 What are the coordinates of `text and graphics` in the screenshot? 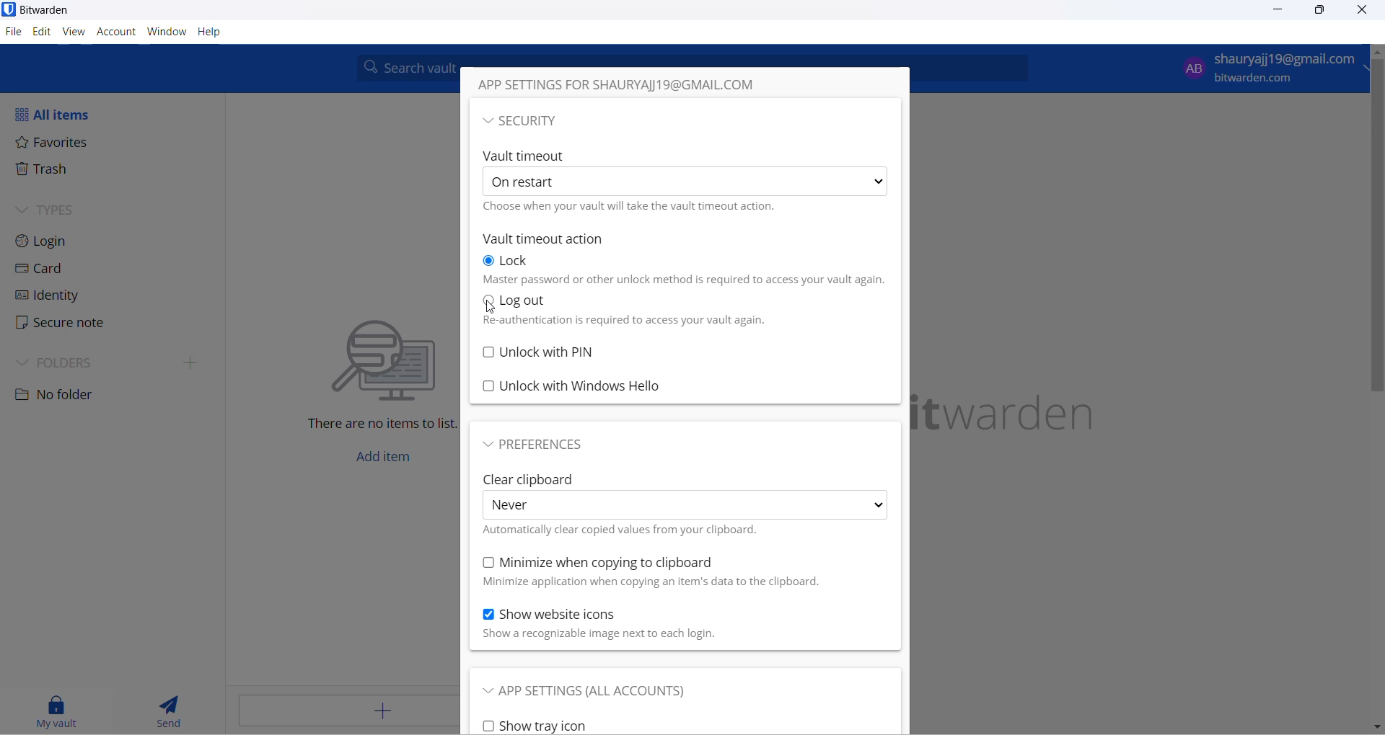 It's located at (362, 371).